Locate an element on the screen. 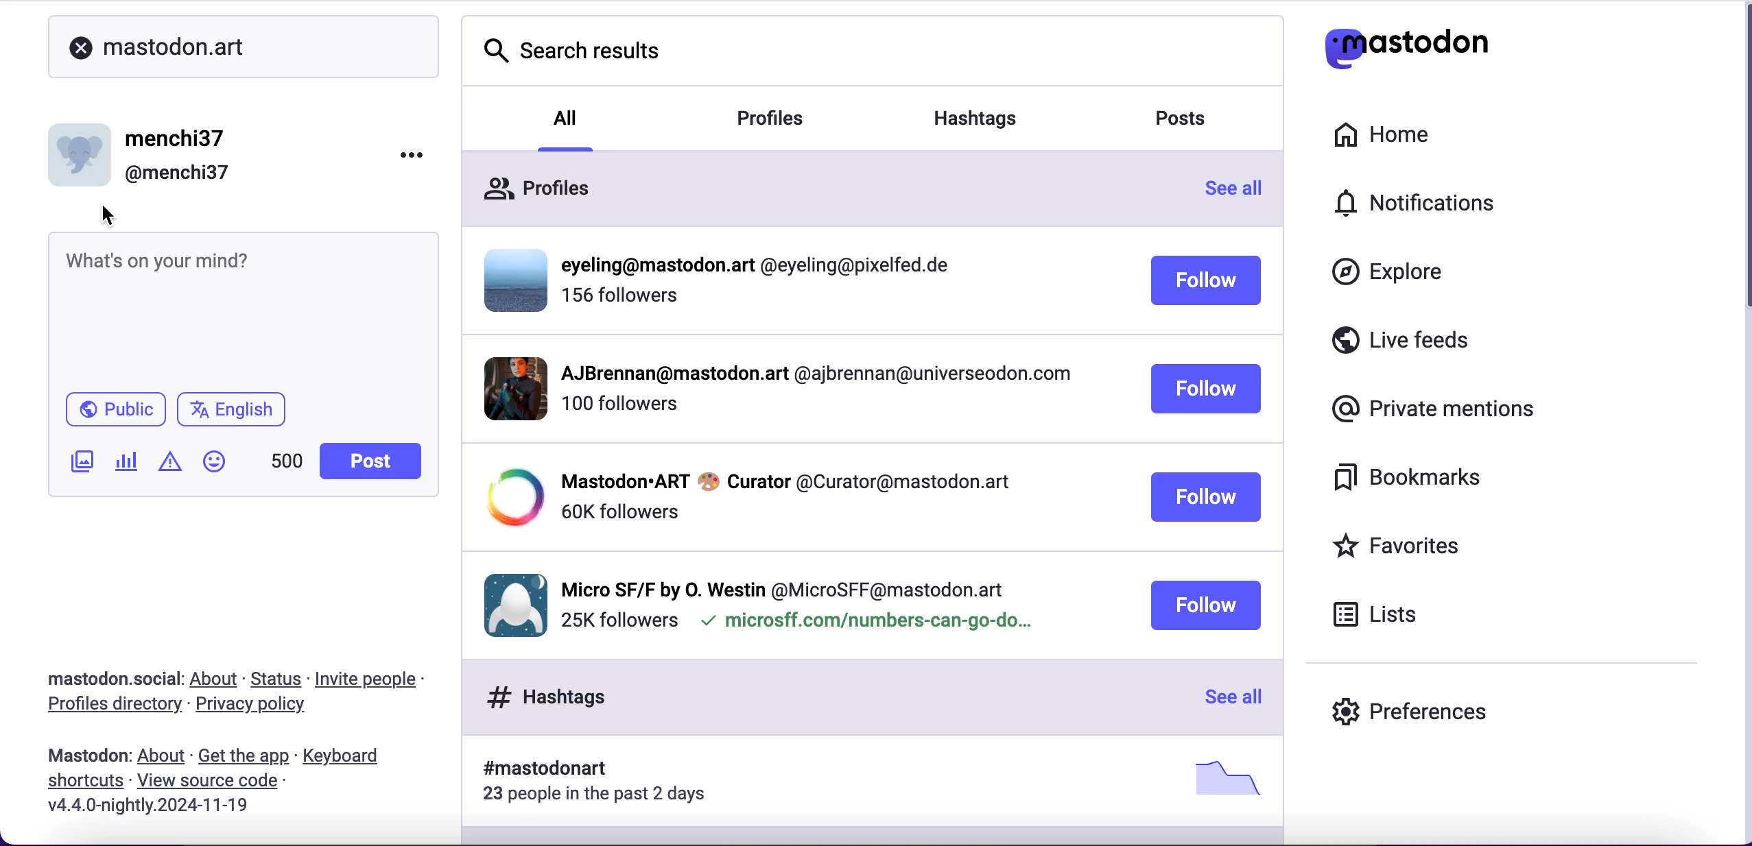 Image resolution: width=1752 pixels, height=846 pixels. user is located at coordinates (143, 153).